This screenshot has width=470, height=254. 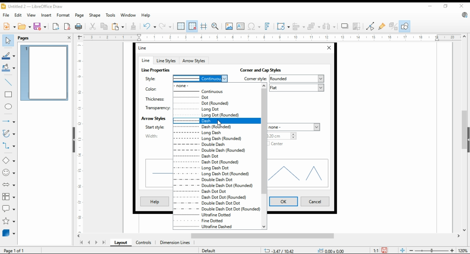 What do you see at coordinates (313, 26) in the screenshot?
I see `arrange` at bounding box center [313, 26].